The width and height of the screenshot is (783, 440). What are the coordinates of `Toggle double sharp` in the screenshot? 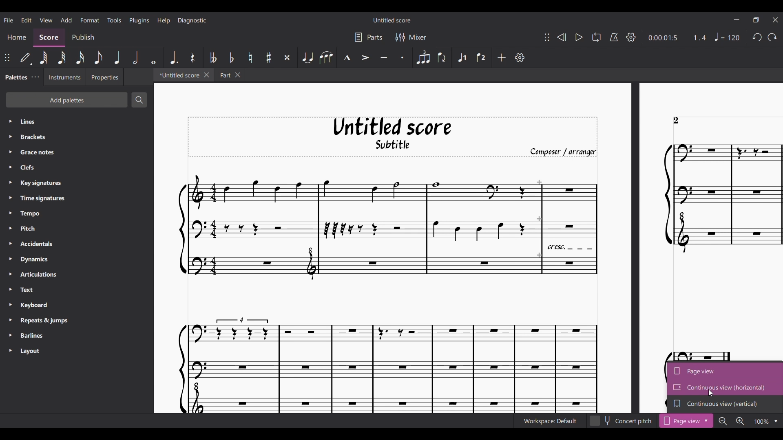 It's located at (288, 57).